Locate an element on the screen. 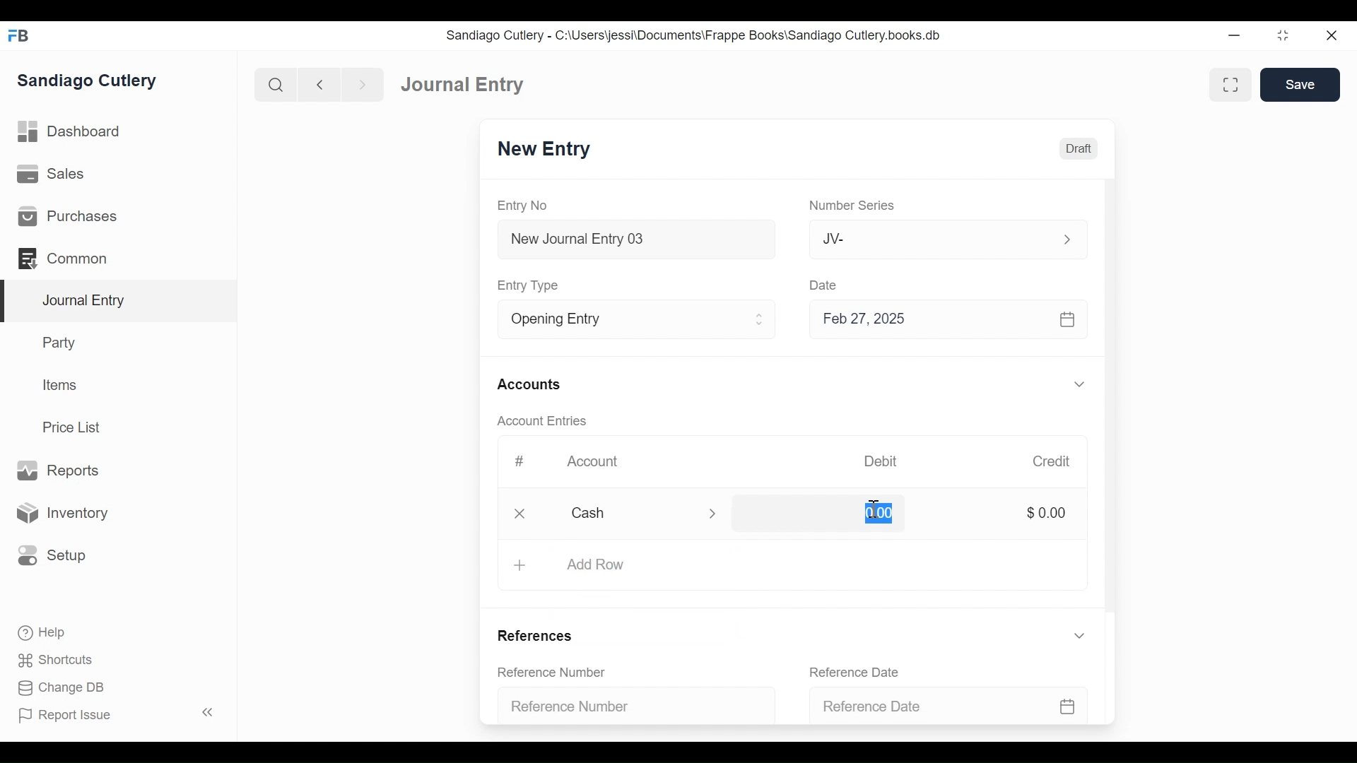 The width and height of the screenshot is (1357, 763). $0.00 is located at coordinates (1045, 512).